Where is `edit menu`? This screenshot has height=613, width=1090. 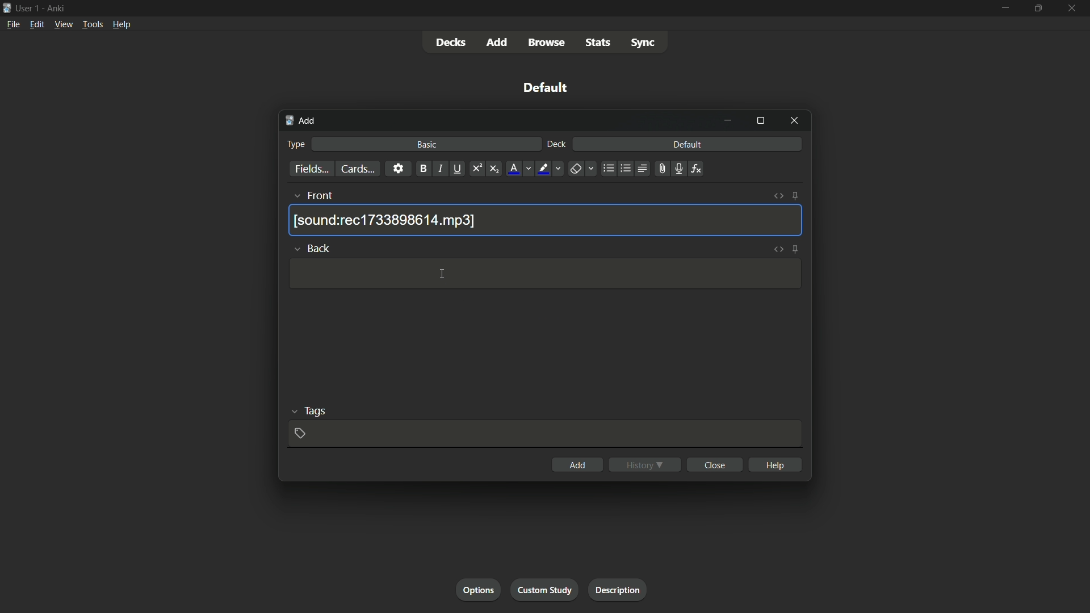 edit menu is located at coordinates (36, 24).